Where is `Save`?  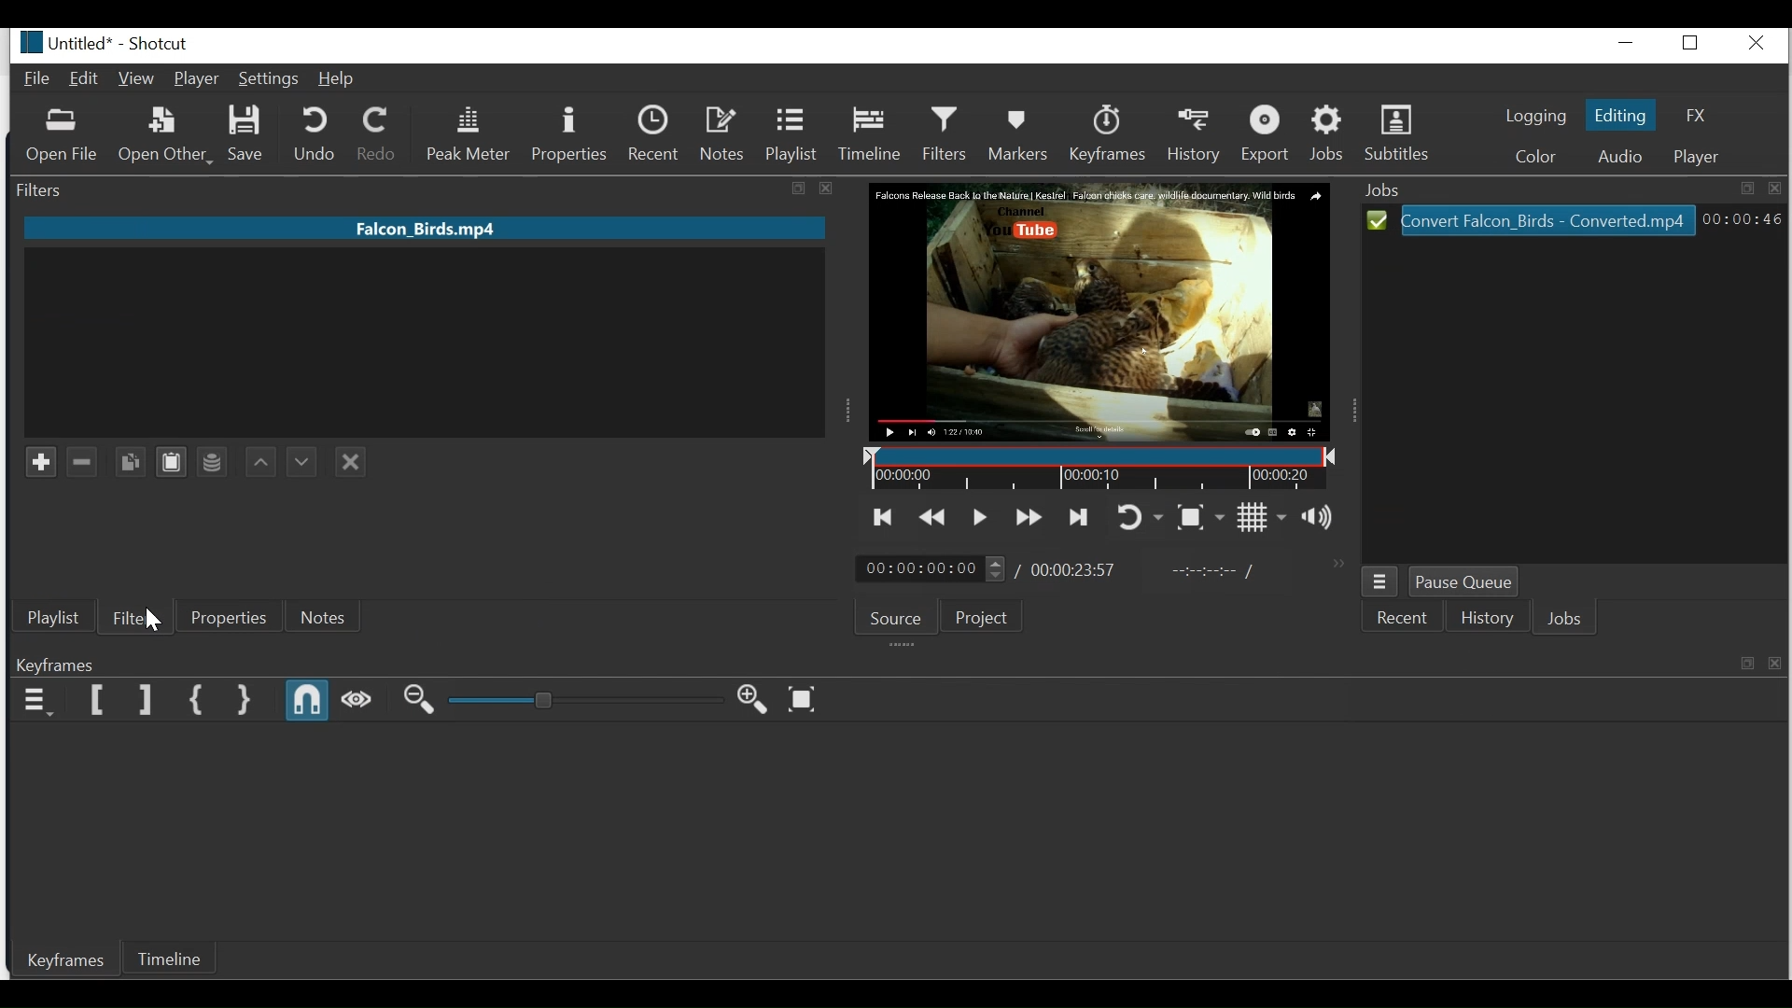
Save is located at coordinates (247, 133).